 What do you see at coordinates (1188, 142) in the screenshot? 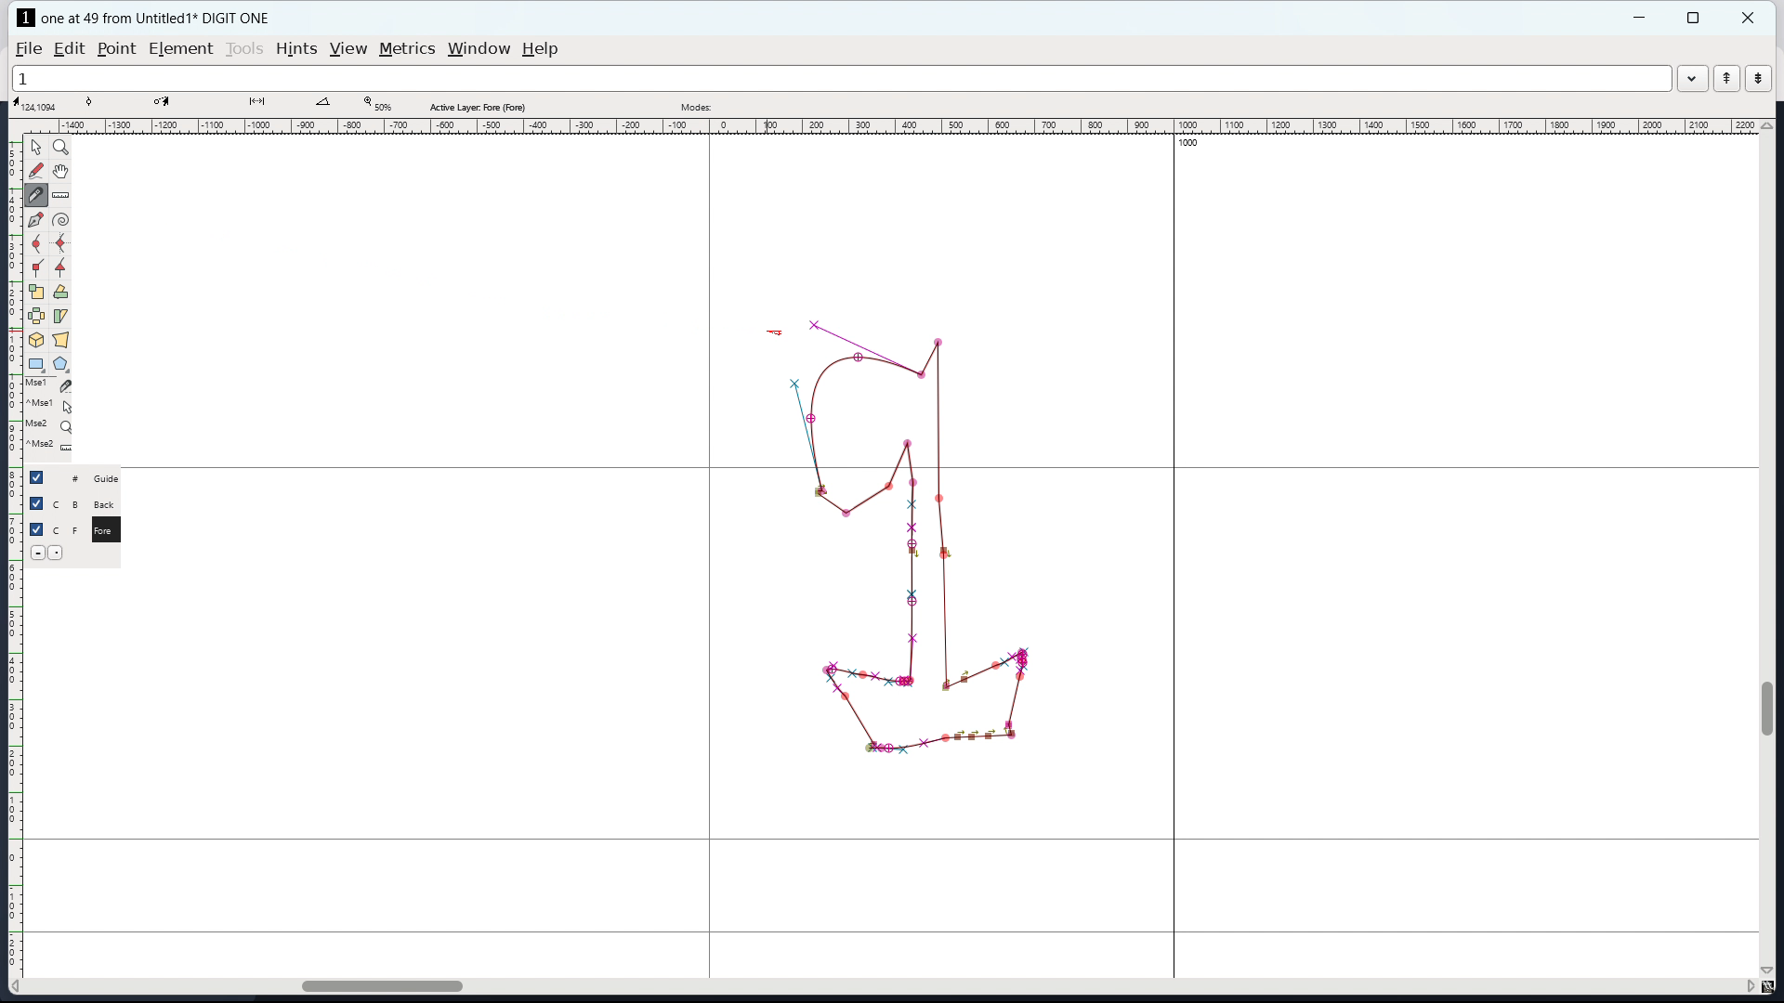
I see `1000` at bounding box center [1188, 142].